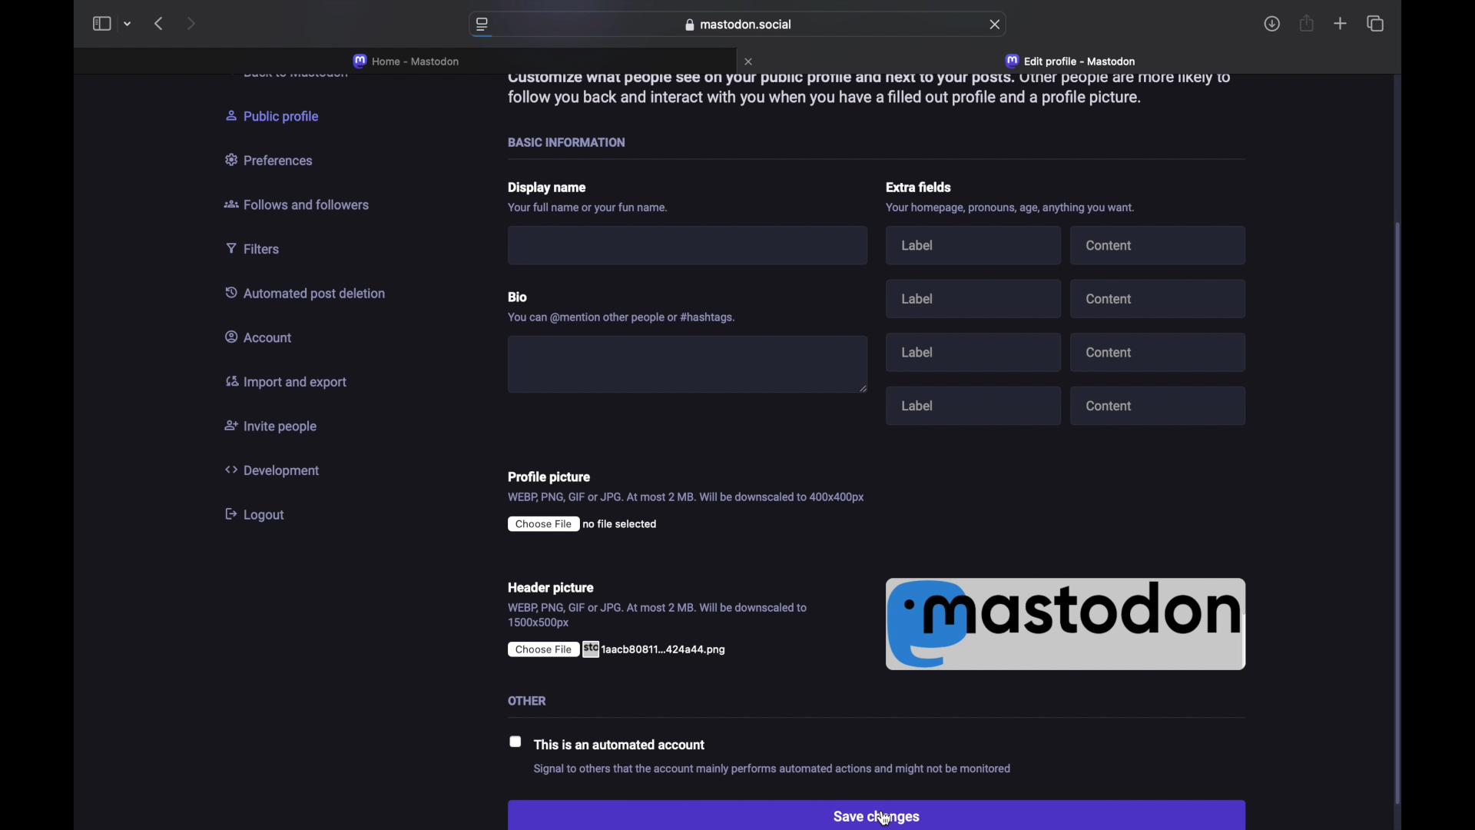 The height and width of the screenshot is (830, 1475). What do you see at coordinates (295, 383) in the screenshot?
I see `Import and export` at bounding box center [295, 383].